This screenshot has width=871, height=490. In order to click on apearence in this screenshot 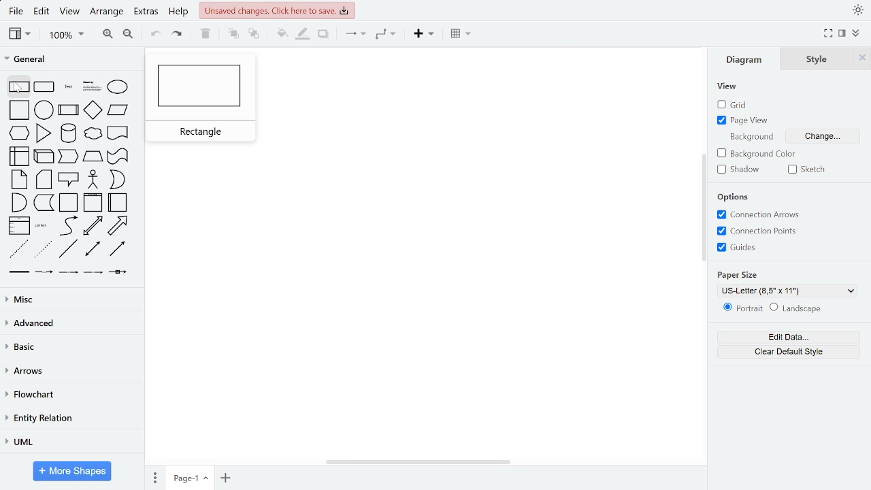, I will do `click(858, 10)`.